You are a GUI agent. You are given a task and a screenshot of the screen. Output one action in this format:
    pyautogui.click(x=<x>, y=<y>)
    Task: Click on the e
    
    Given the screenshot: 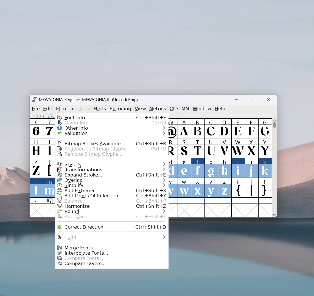 What is the action you would take?
    pyautogui.click(x=184, y=168)
    